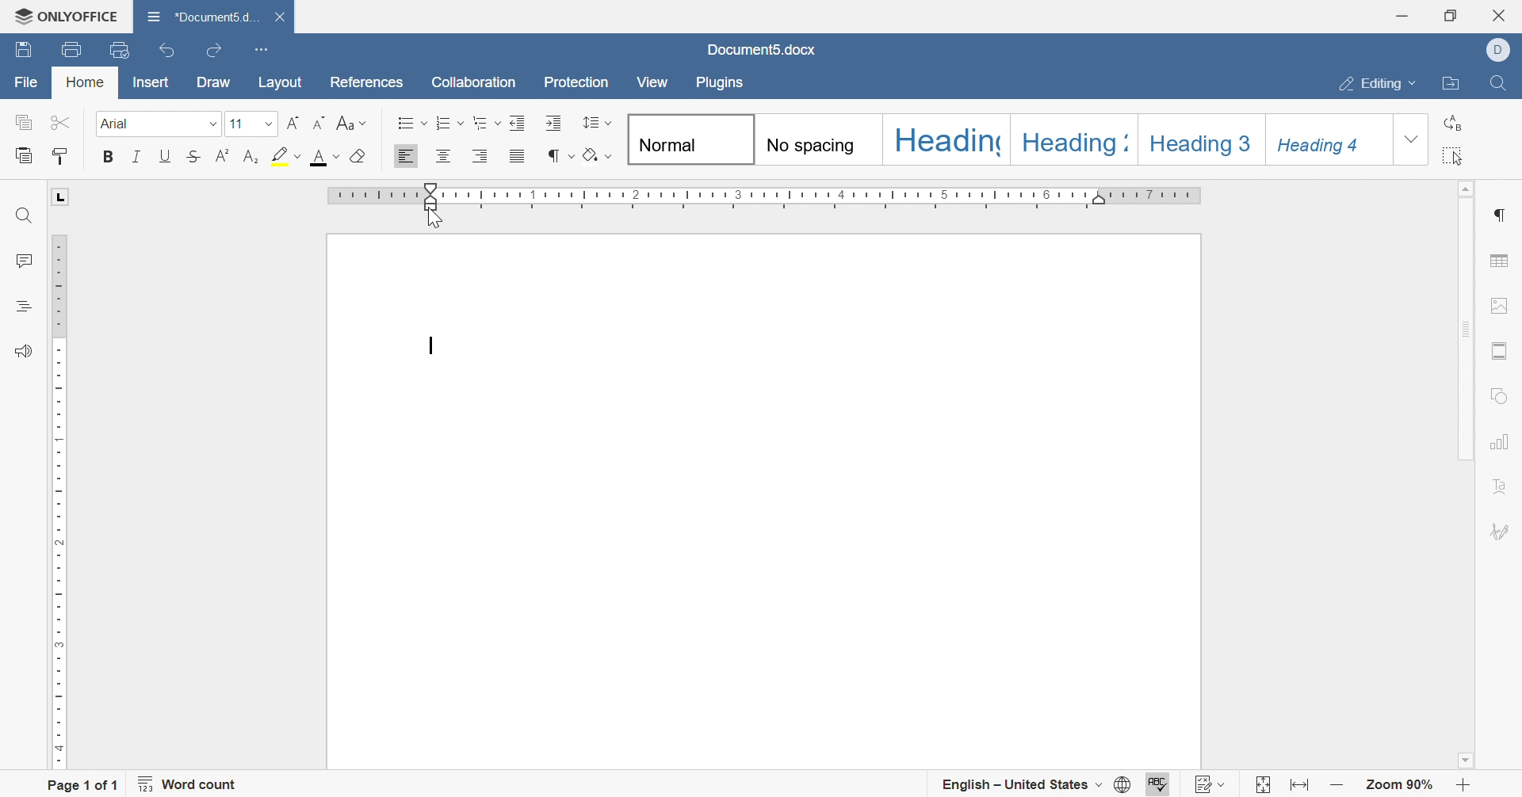 The height and width of the screenshot is (797, 1522). Describe the element at coordinates (191, 784) in the screenshot. I see `word count` at that location.